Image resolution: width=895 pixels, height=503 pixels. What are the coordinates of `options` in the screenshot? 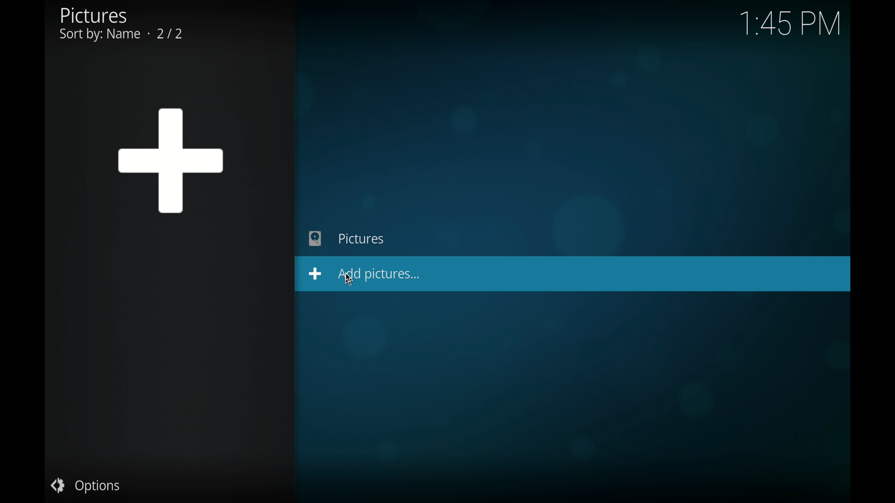 It's located at (86, 485).